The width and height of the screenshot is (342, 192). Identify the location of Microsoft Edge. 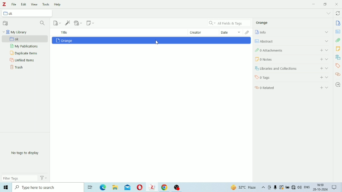
(103, 188).